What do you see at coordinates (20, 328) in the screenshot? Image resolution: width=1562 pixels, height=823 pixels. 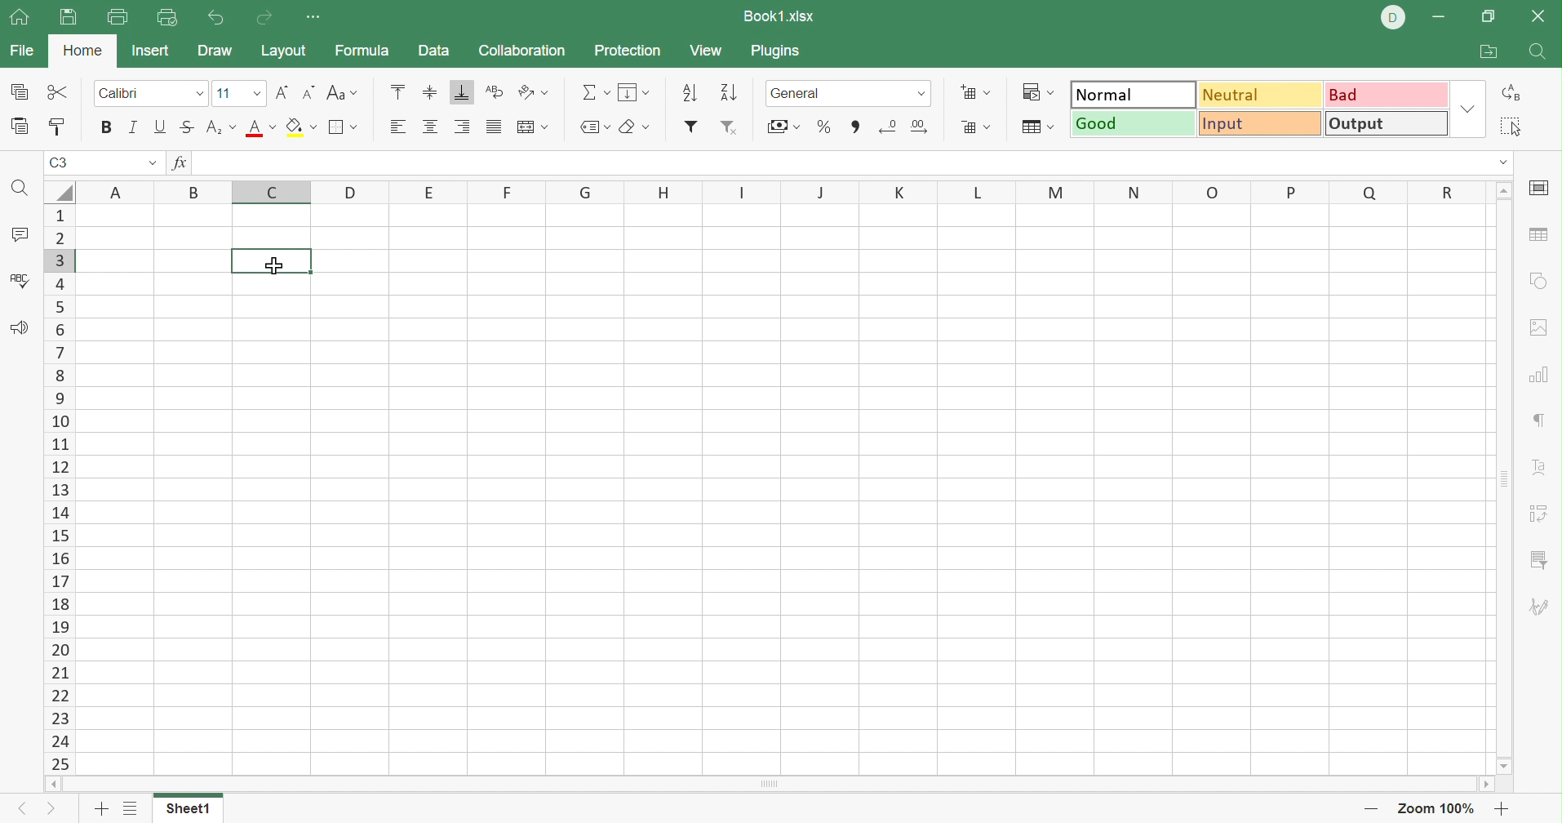 I see `Feedback & comments` at bounding box center [20, 328].